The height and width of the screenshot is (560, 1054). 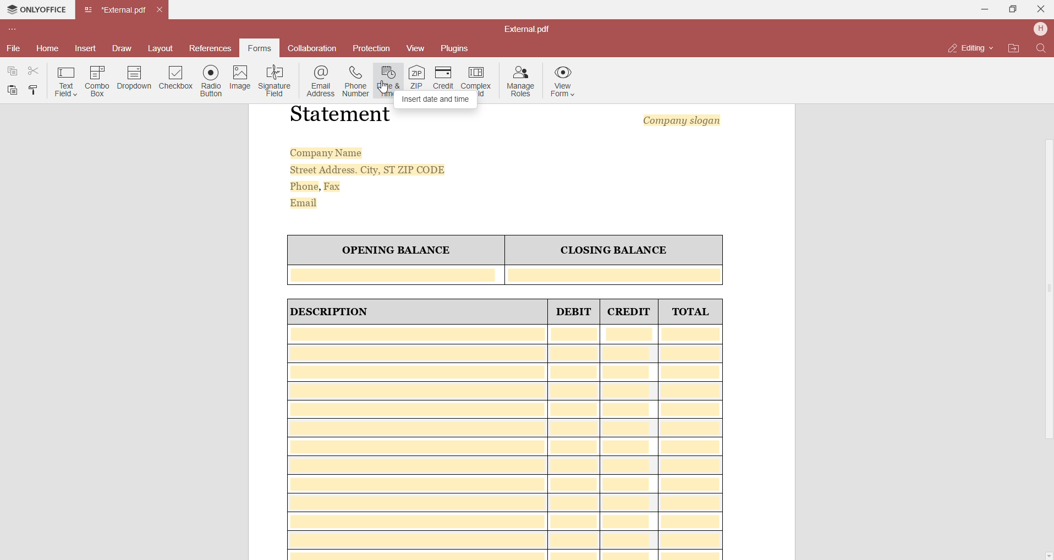 I want to click on Date and time, so click(x=387, y=82).